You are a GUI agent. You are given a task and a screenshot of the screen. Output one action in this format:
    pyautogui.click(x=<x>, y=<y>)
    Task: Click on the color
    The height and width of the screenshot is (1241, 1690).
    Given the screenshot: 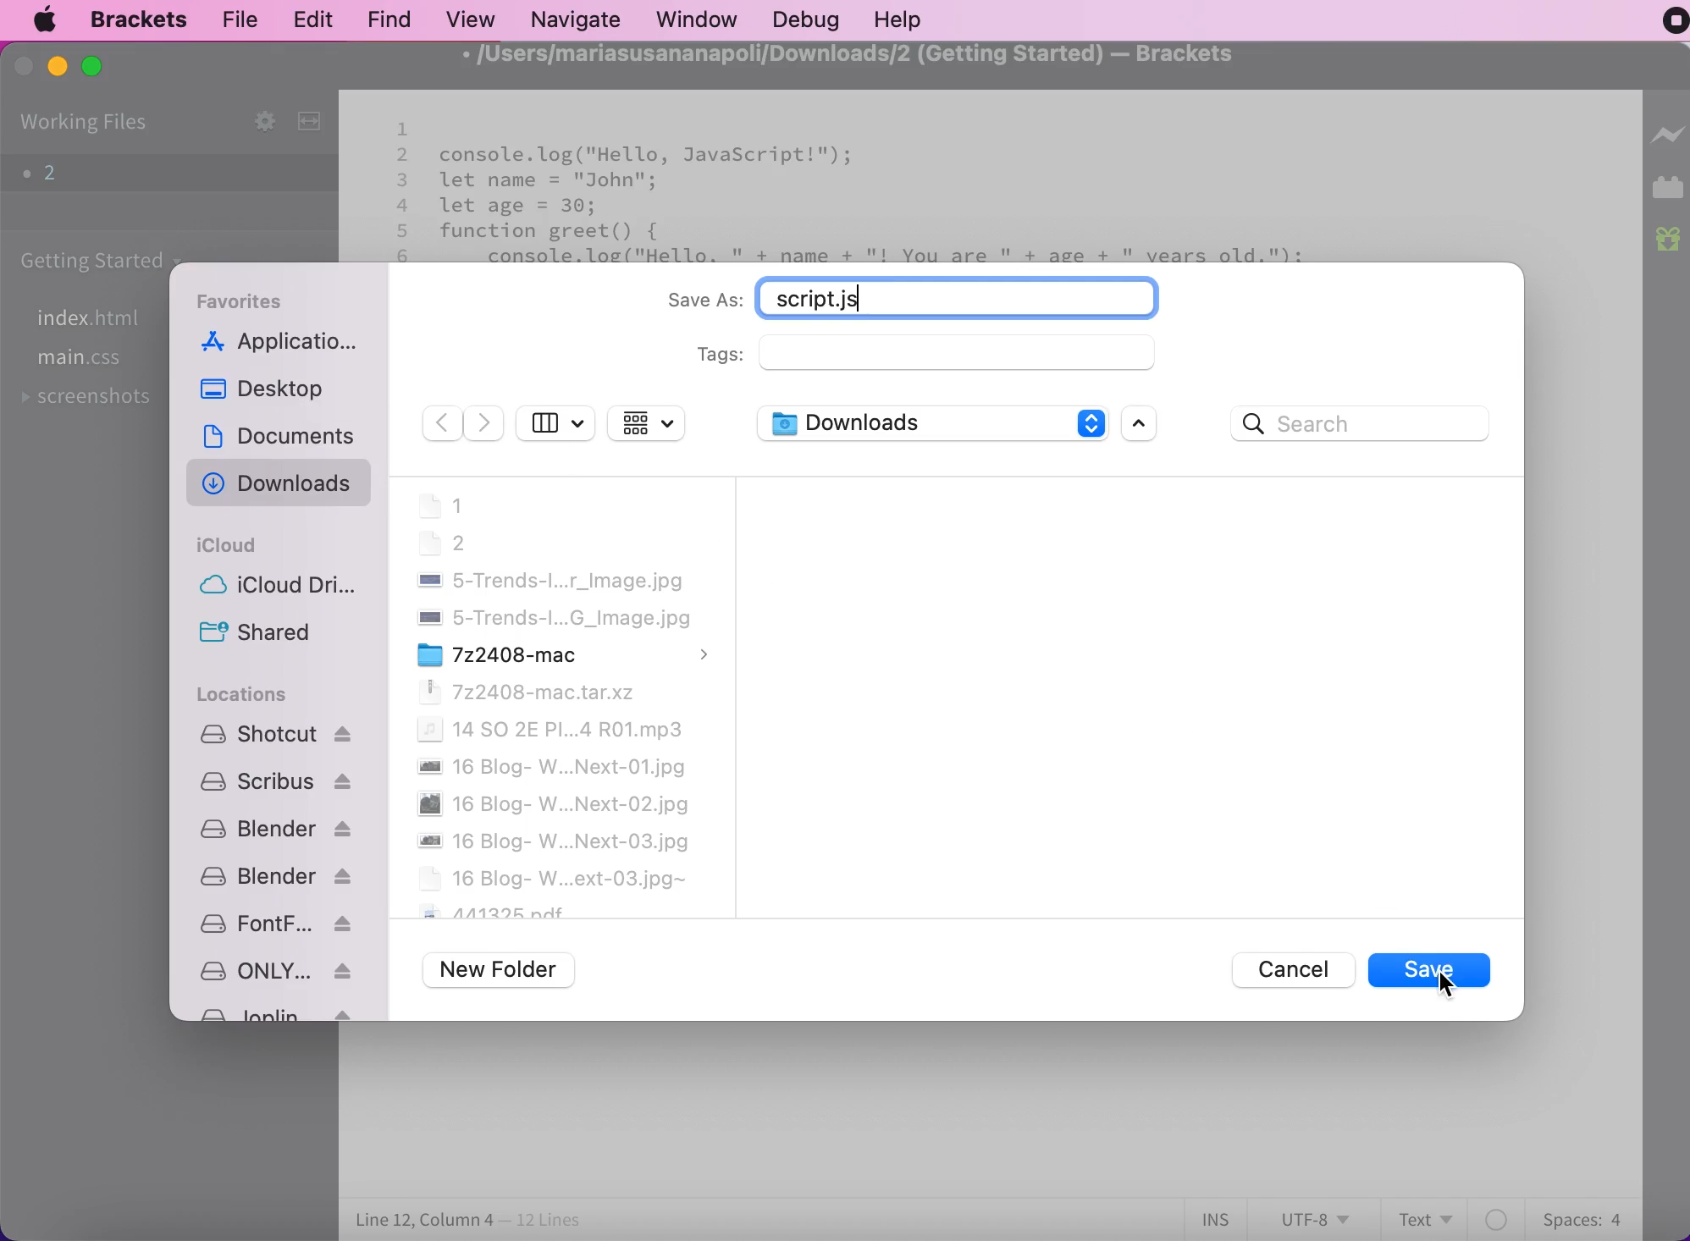 What is the action you would take?
    pyautogui.click(x=1499, y=1219)
    